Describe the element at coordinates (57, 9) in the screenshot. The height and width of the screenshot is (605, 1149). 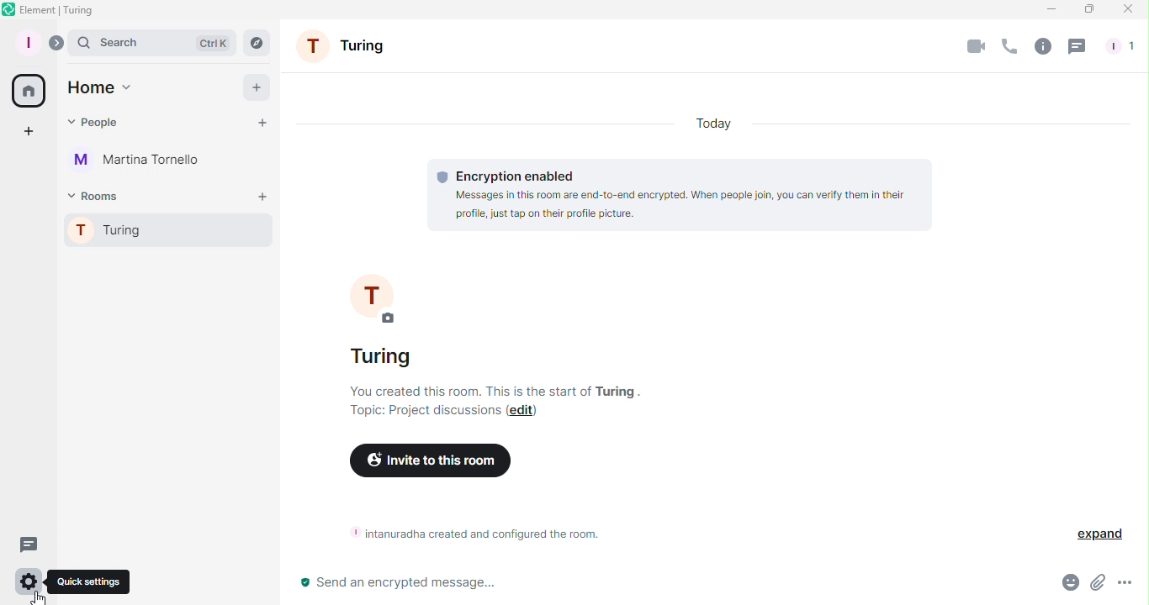
I see `element | turing` at that location.